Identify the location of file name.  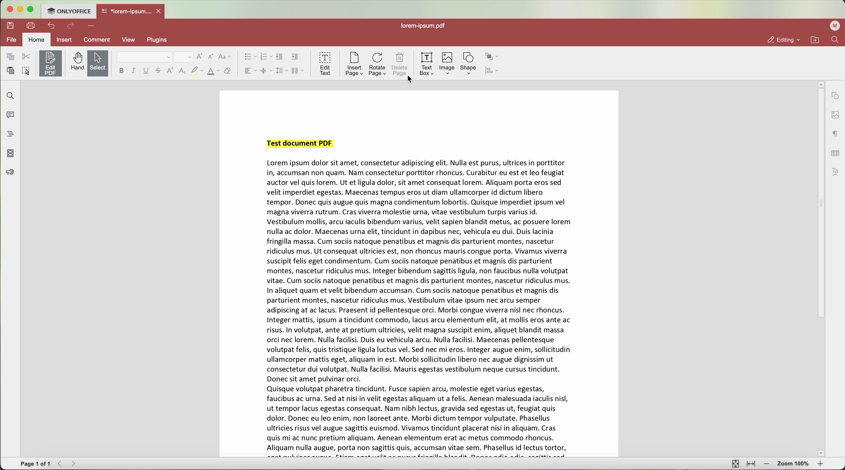
(424, 25).